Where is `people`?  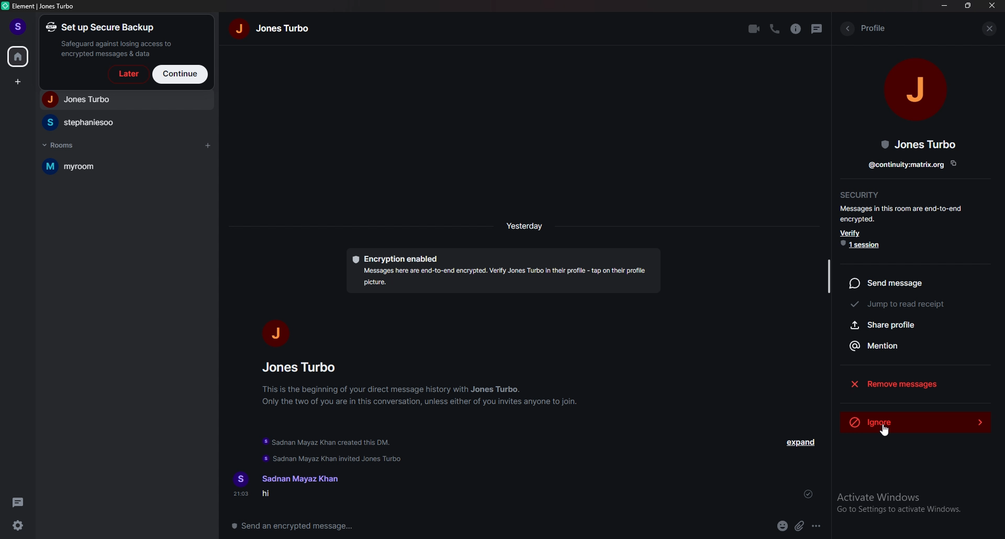
people is located at coordinates (303, 367).